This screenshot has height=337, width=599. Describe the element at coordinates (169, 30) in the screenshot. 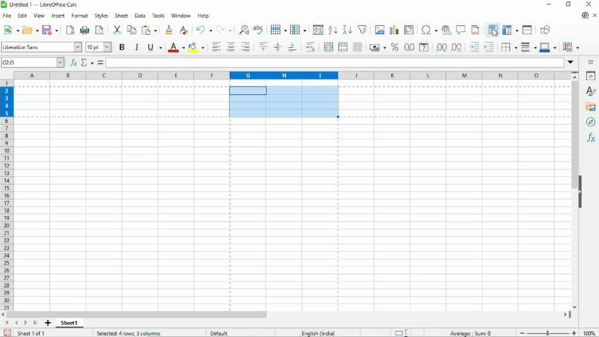

I see `Clone formatting` at that location.